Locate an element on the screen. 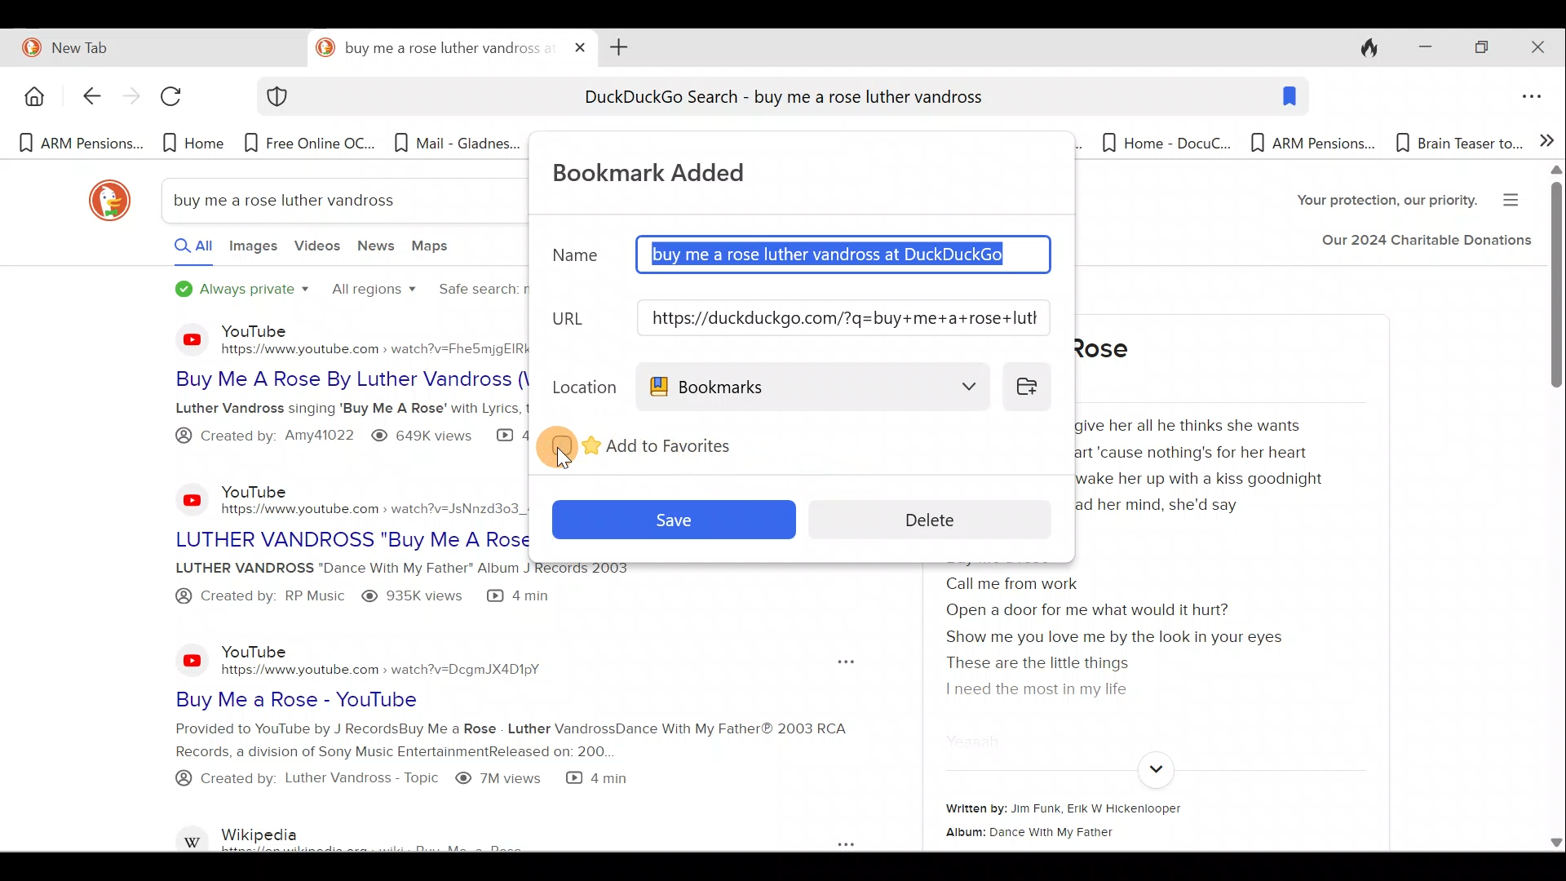  Bookmark 10 is located at coordinates (1313, 144).